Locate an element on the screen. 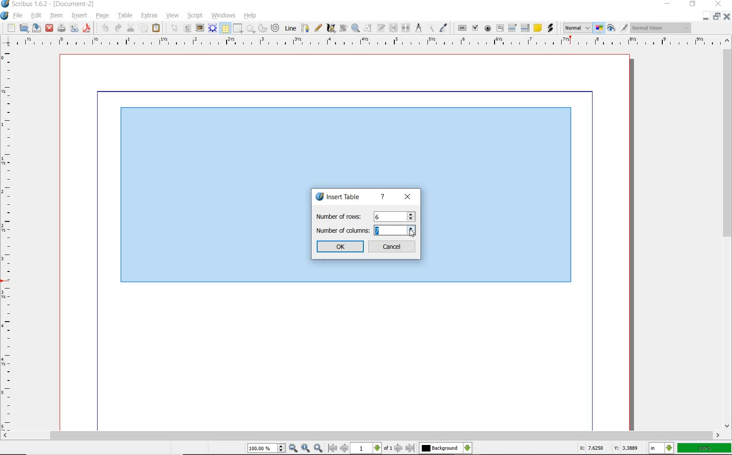 This screenshot has width=732, height=455. restore is located at coordinates (716, 16).